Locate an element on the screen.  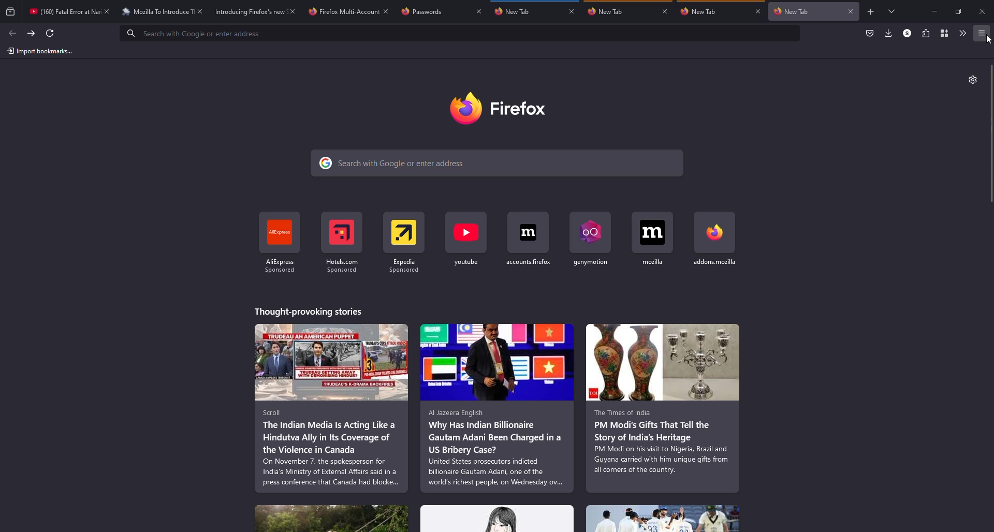
shortcut is located at coordinates (281, 244).